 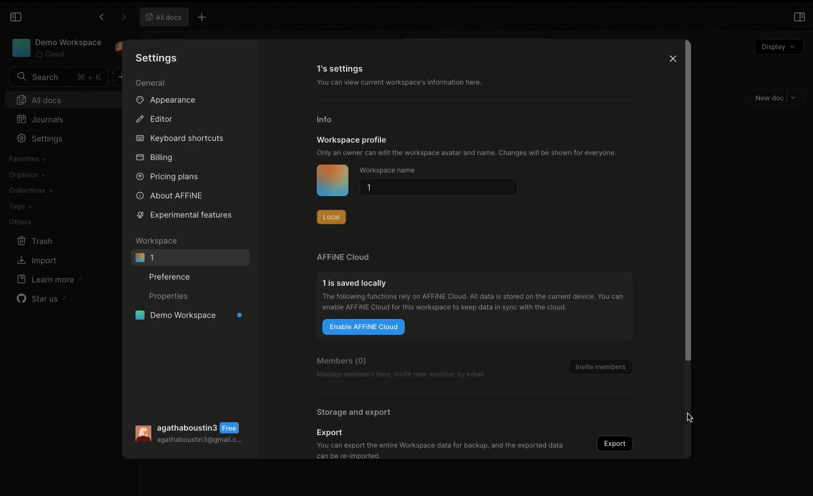 I want to click on Appearance, so click(x=171, y=102).